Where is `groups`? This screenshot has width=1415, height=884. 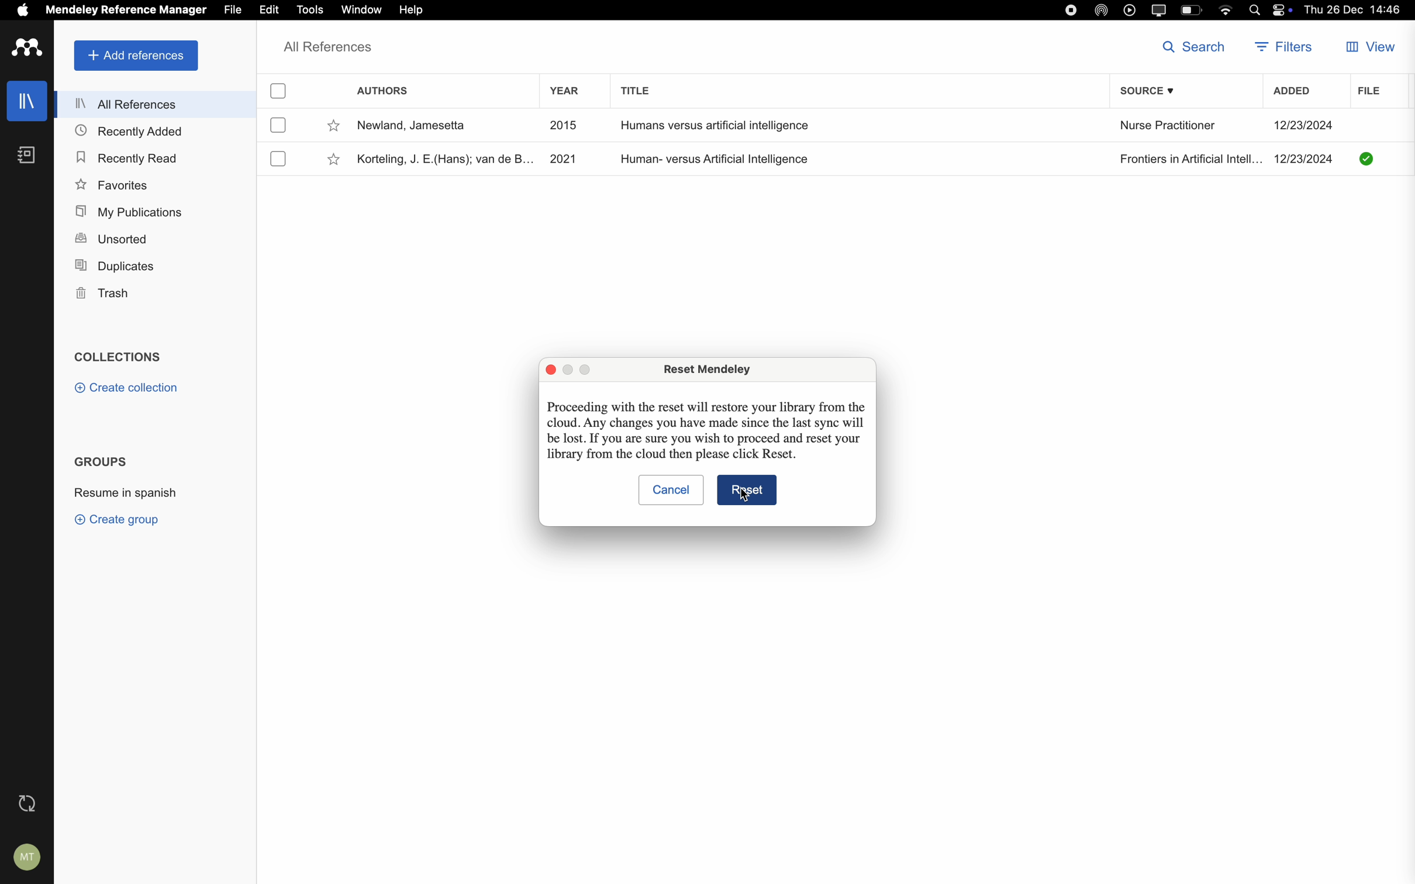 groups is located at coordinates (102, 459).